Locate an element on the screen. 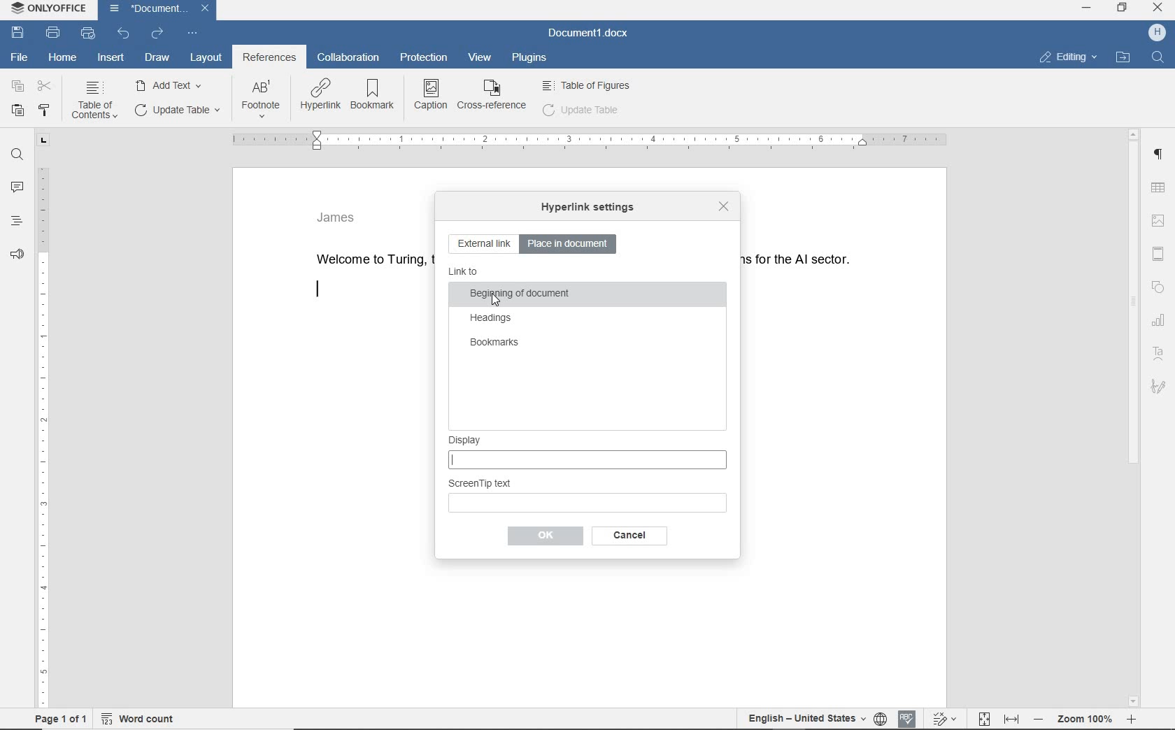  username is located at coordinates (1158, 34).